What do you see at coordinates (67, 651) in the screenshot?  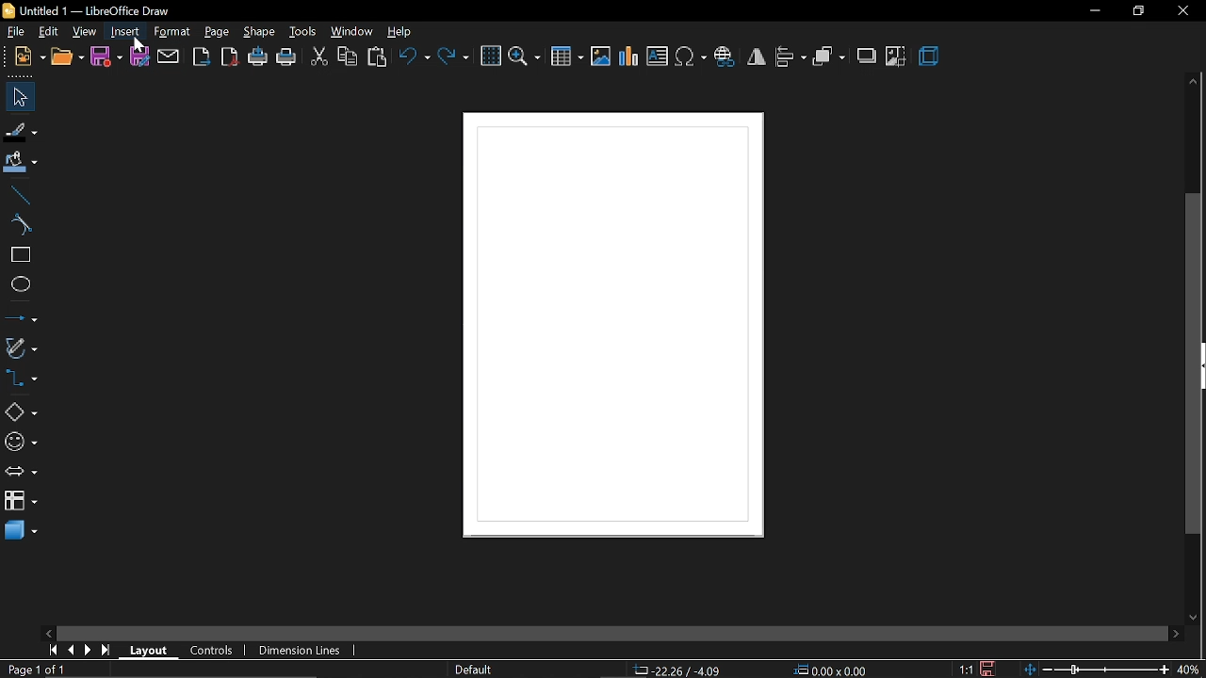 I see `previous page` at bounding box center [67, 651].